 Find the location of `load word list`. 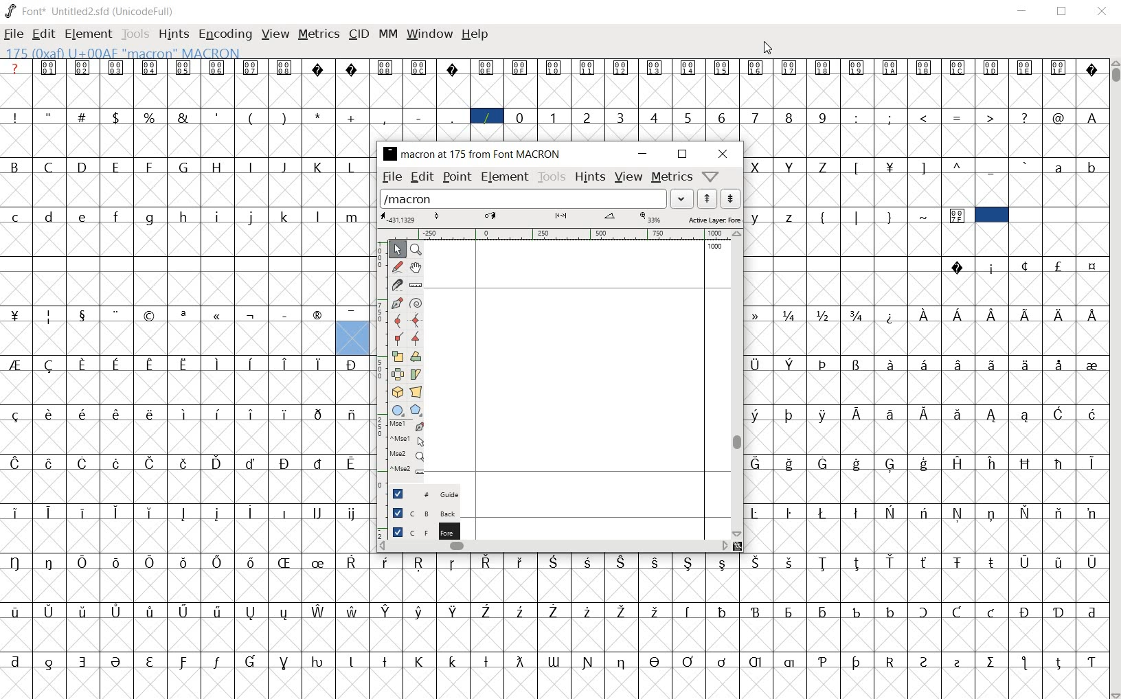

load word list is located at coordinates (521, 198).